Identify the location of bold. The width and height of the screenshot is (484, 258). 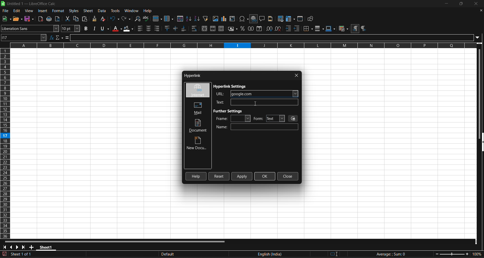
(86, 28).